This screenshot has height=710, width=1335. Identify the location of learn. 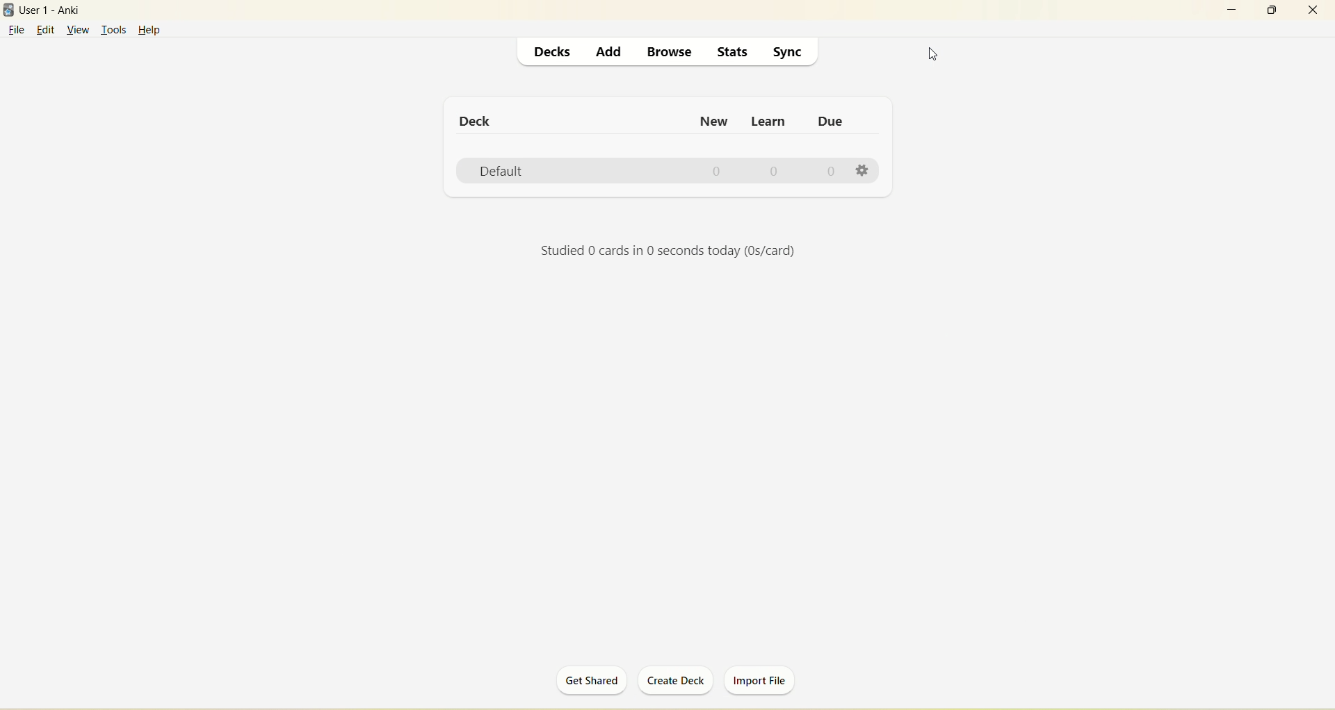
(770, 122).